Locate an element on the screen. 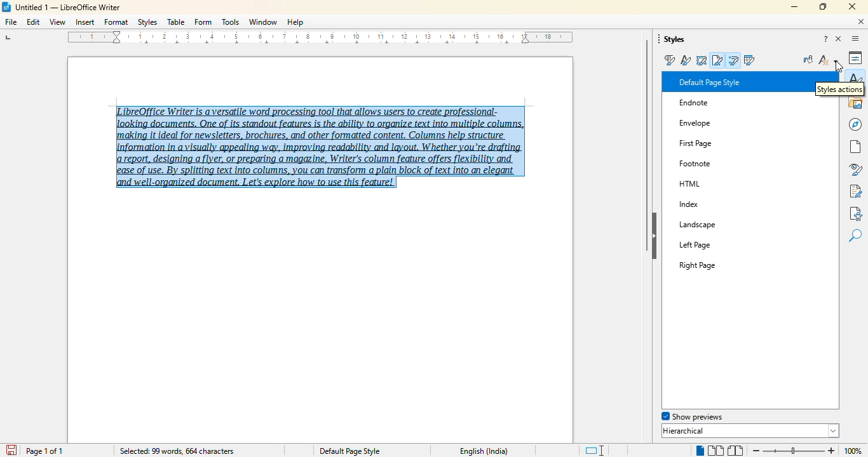 The height and width of the screenshot is (457, 868). maximize is located at coordinates (822, 6).